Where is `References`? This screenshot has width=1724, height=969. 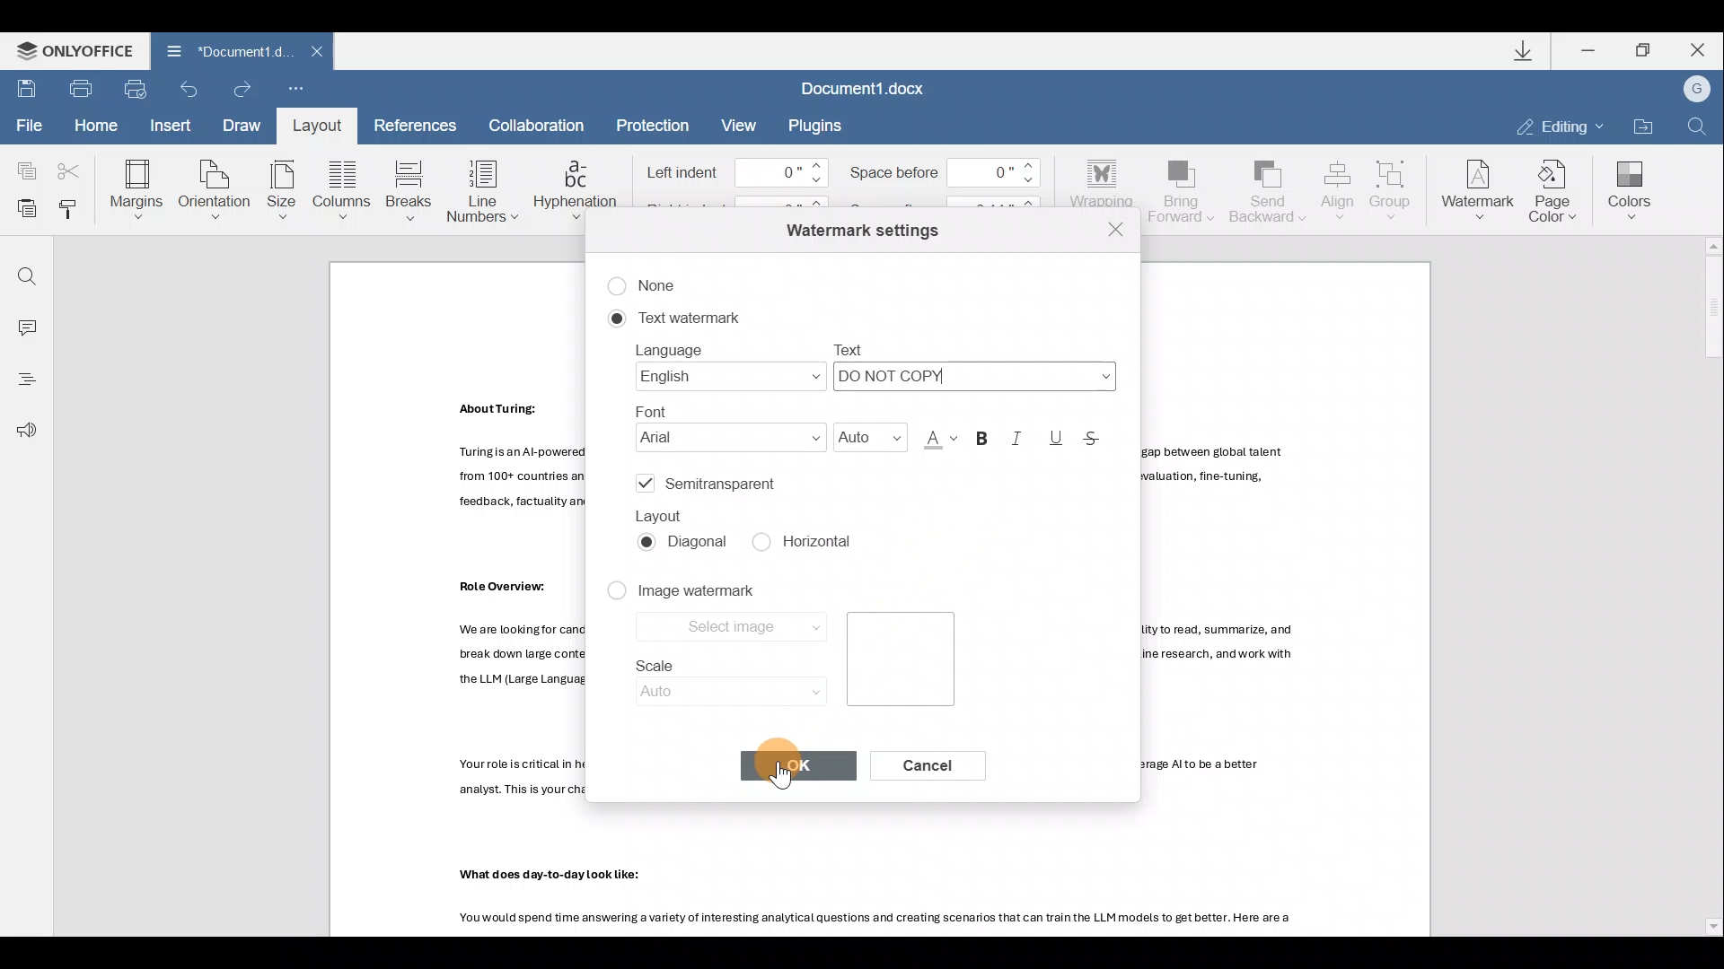
References is located at coordinates (413, 124).